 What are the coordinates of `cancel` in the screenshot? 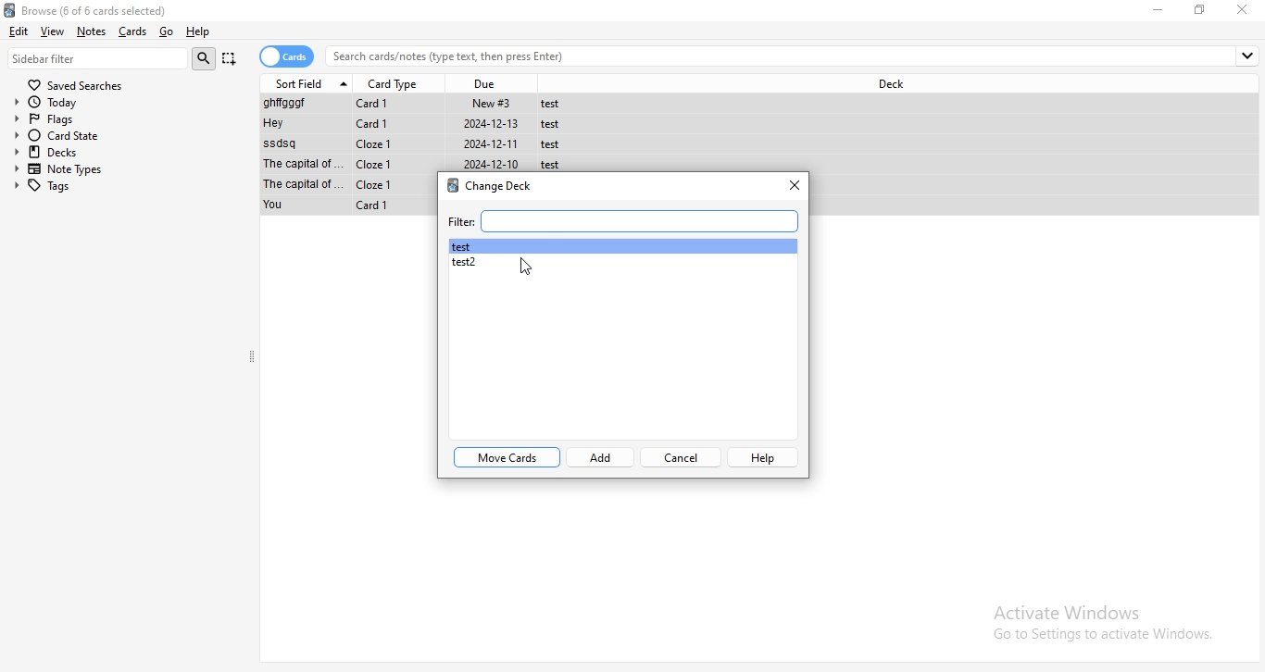 It's located at (681, 457).